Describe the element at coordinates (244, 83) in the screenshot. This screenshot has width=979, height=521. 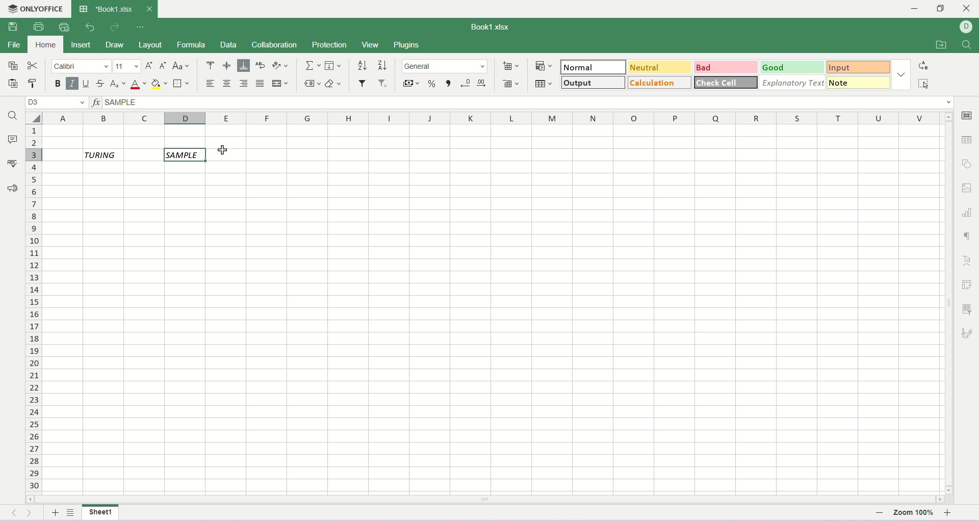
I see `align right` at that location.